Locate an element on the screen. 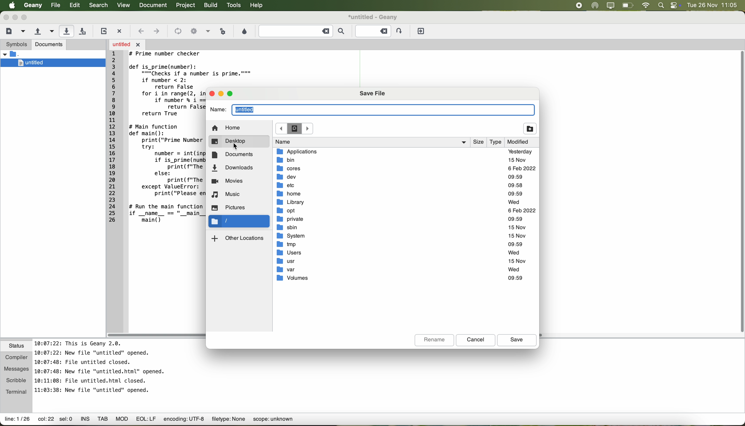  symbols is located at coordinates (16, 45).